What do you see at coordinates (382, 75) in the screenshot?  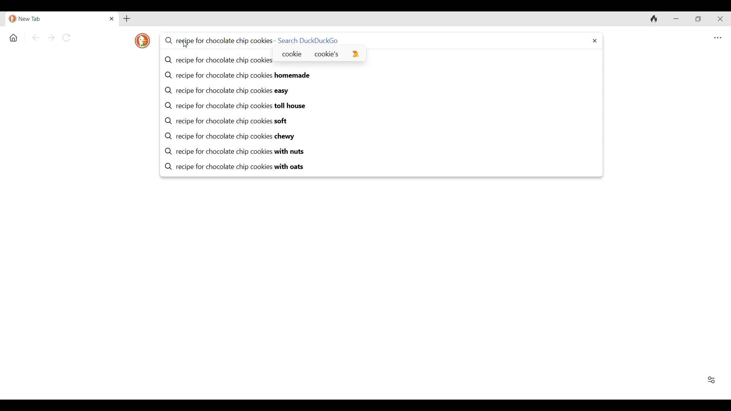 I see `Q recipe for chocolate chip cookies homemade` at bounding box center [382, 75].